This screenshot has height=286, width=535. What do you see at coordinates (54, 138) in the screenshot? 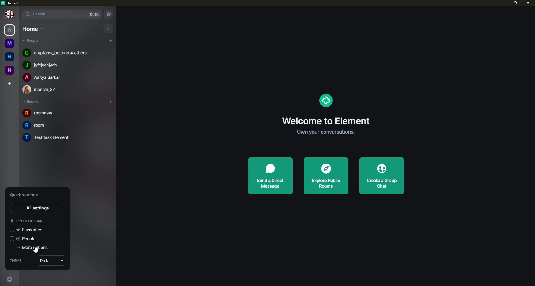
I see `room` at bounding box center [54, 138].